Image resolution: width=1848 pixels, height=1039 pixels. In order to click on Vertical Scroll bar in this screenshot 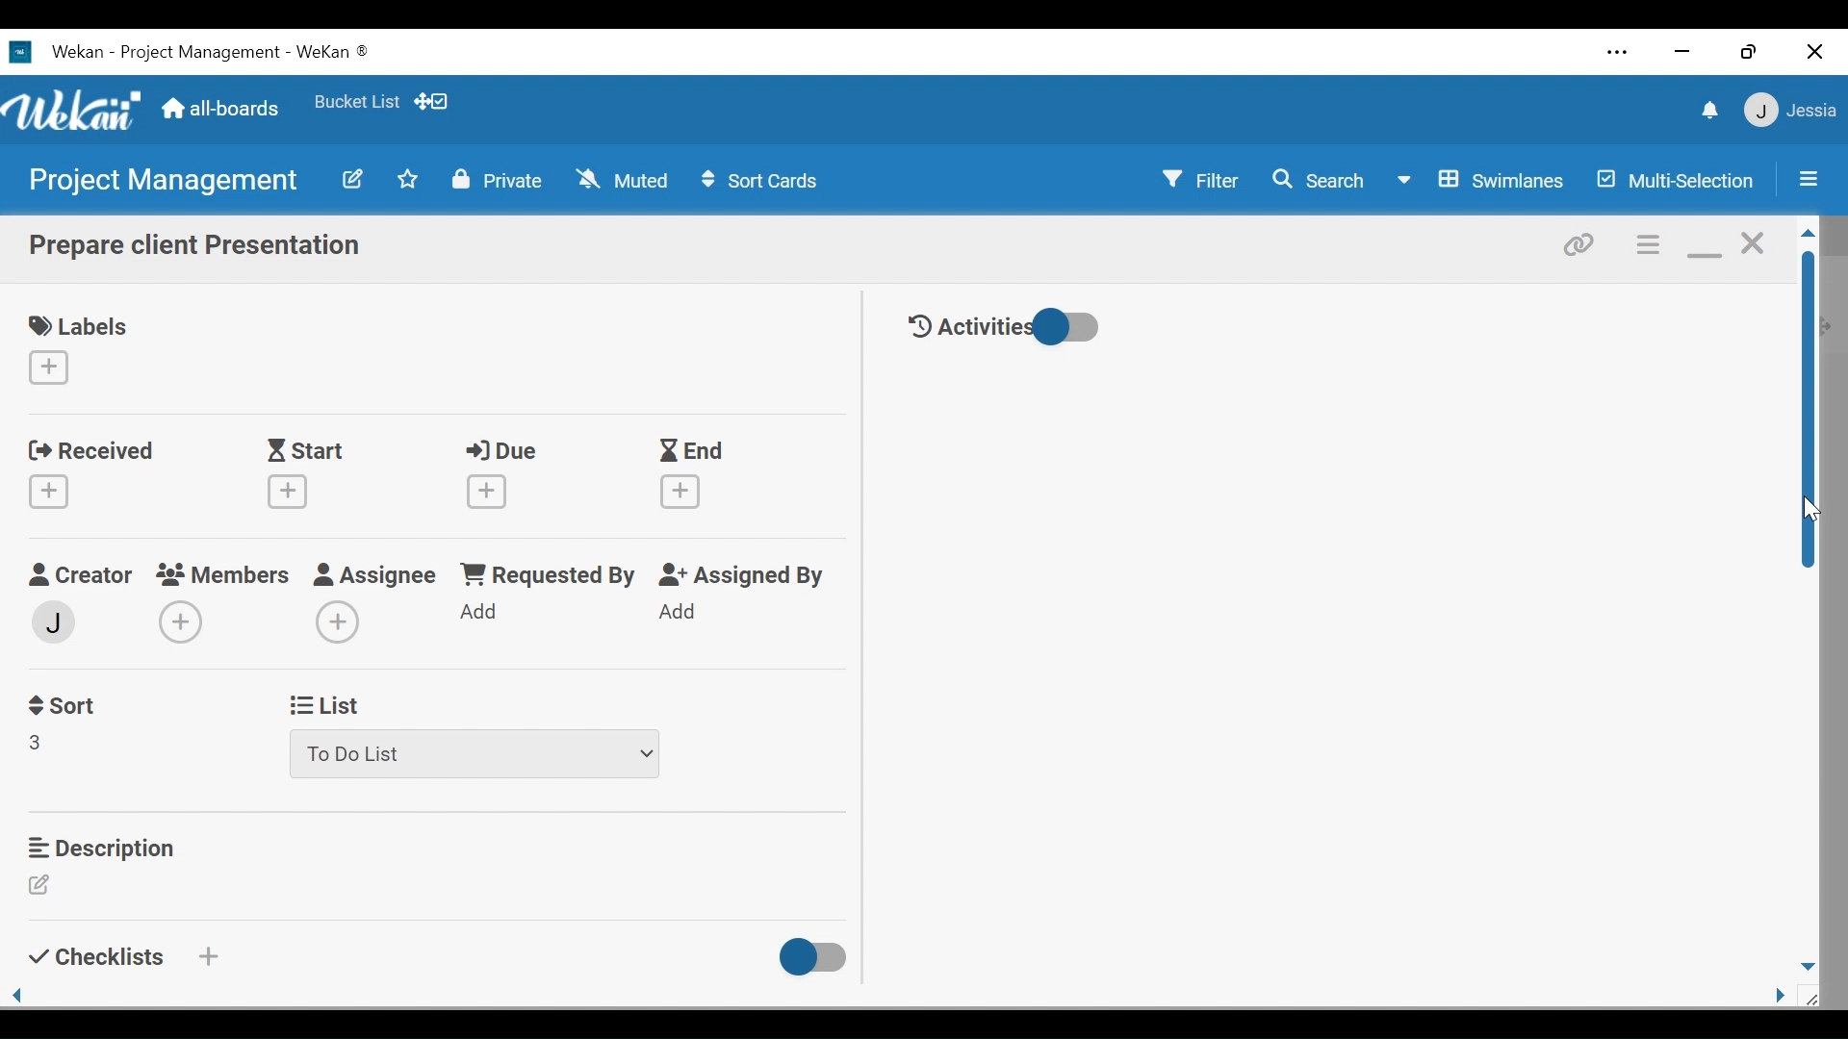, I will do `click(1809, 411)`.